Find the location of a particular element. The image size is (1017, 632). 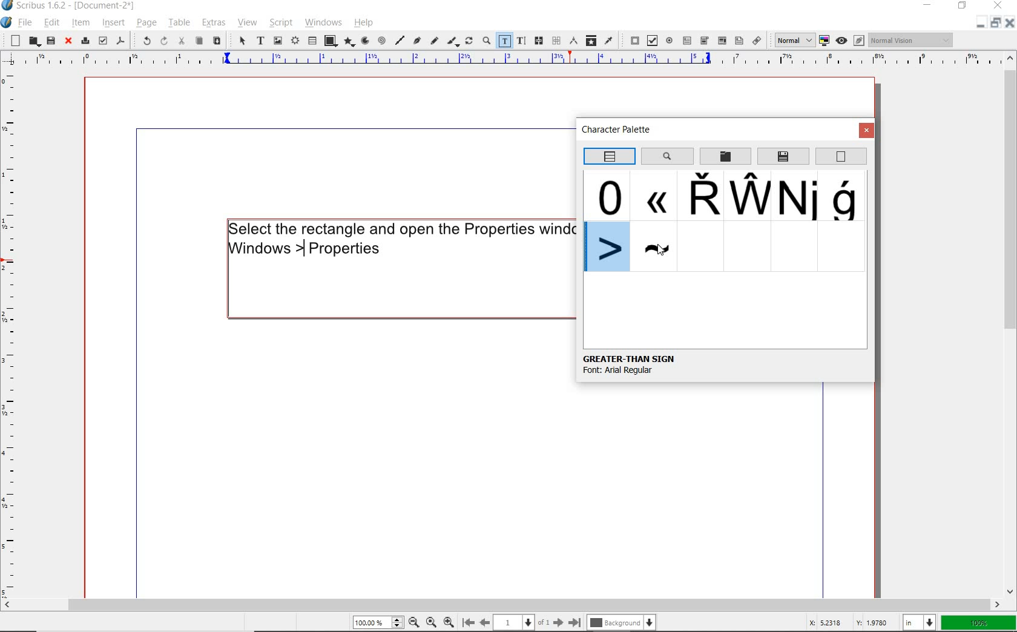

new is located at coordinates (12, 41).